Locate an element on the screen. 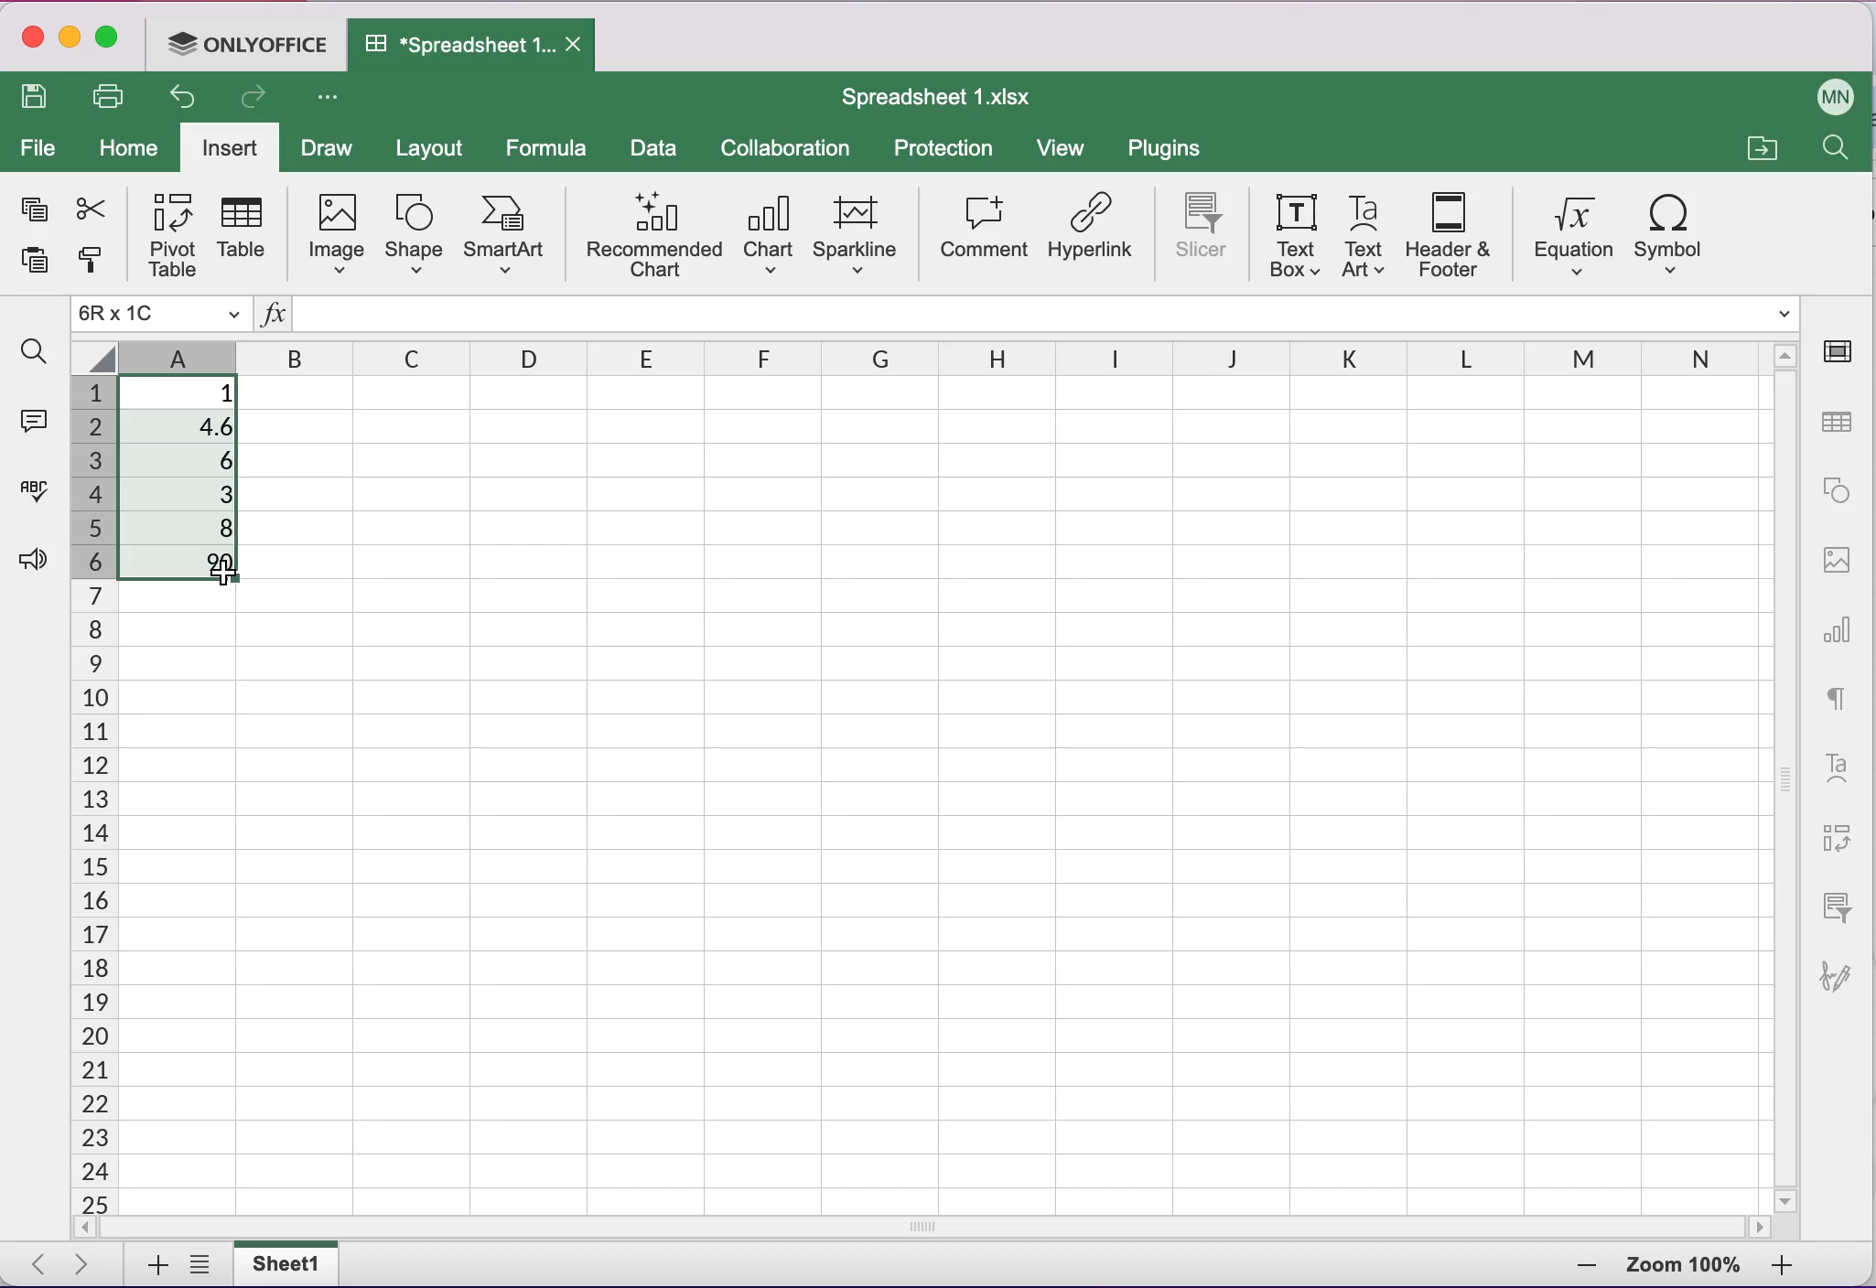 The image size is (1876, 1288). hyperlink is located at coordinates (1094, 233).